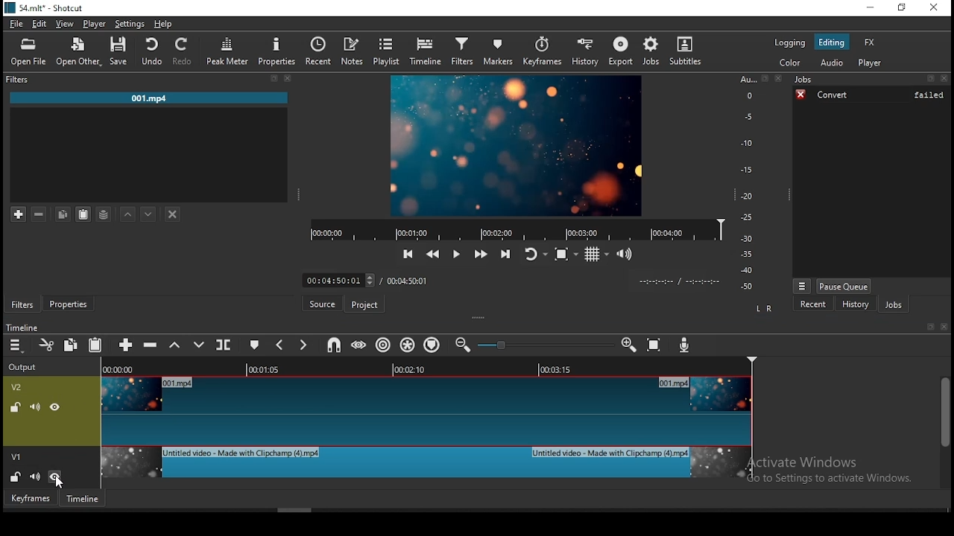 This screenshot has width=954, height=536. Describe the element at coordinates (870, 42) in the screenshot. I see `fx` at that location.